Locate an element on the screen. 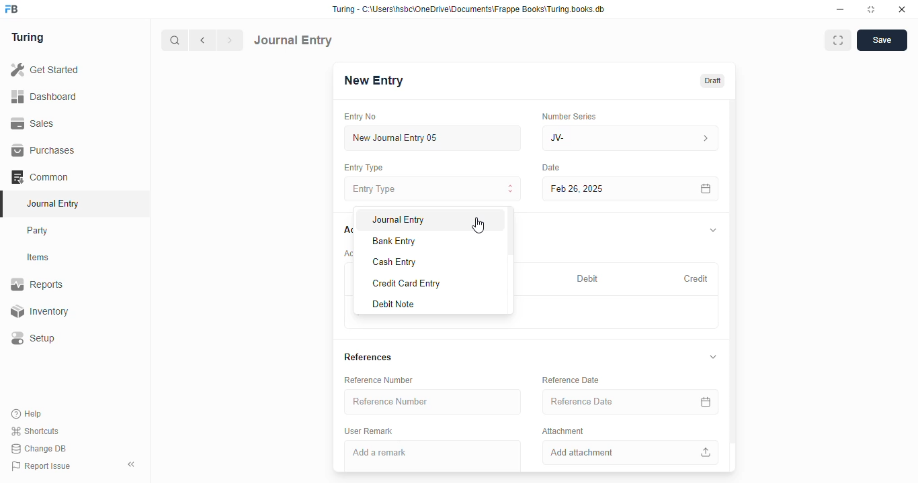 This screenshot has height=483, width=918. Turing - C:\Users\hsbc\OneDrive\Documents\Frappe Books\Turing books.db is located at coordinates (468, 9).